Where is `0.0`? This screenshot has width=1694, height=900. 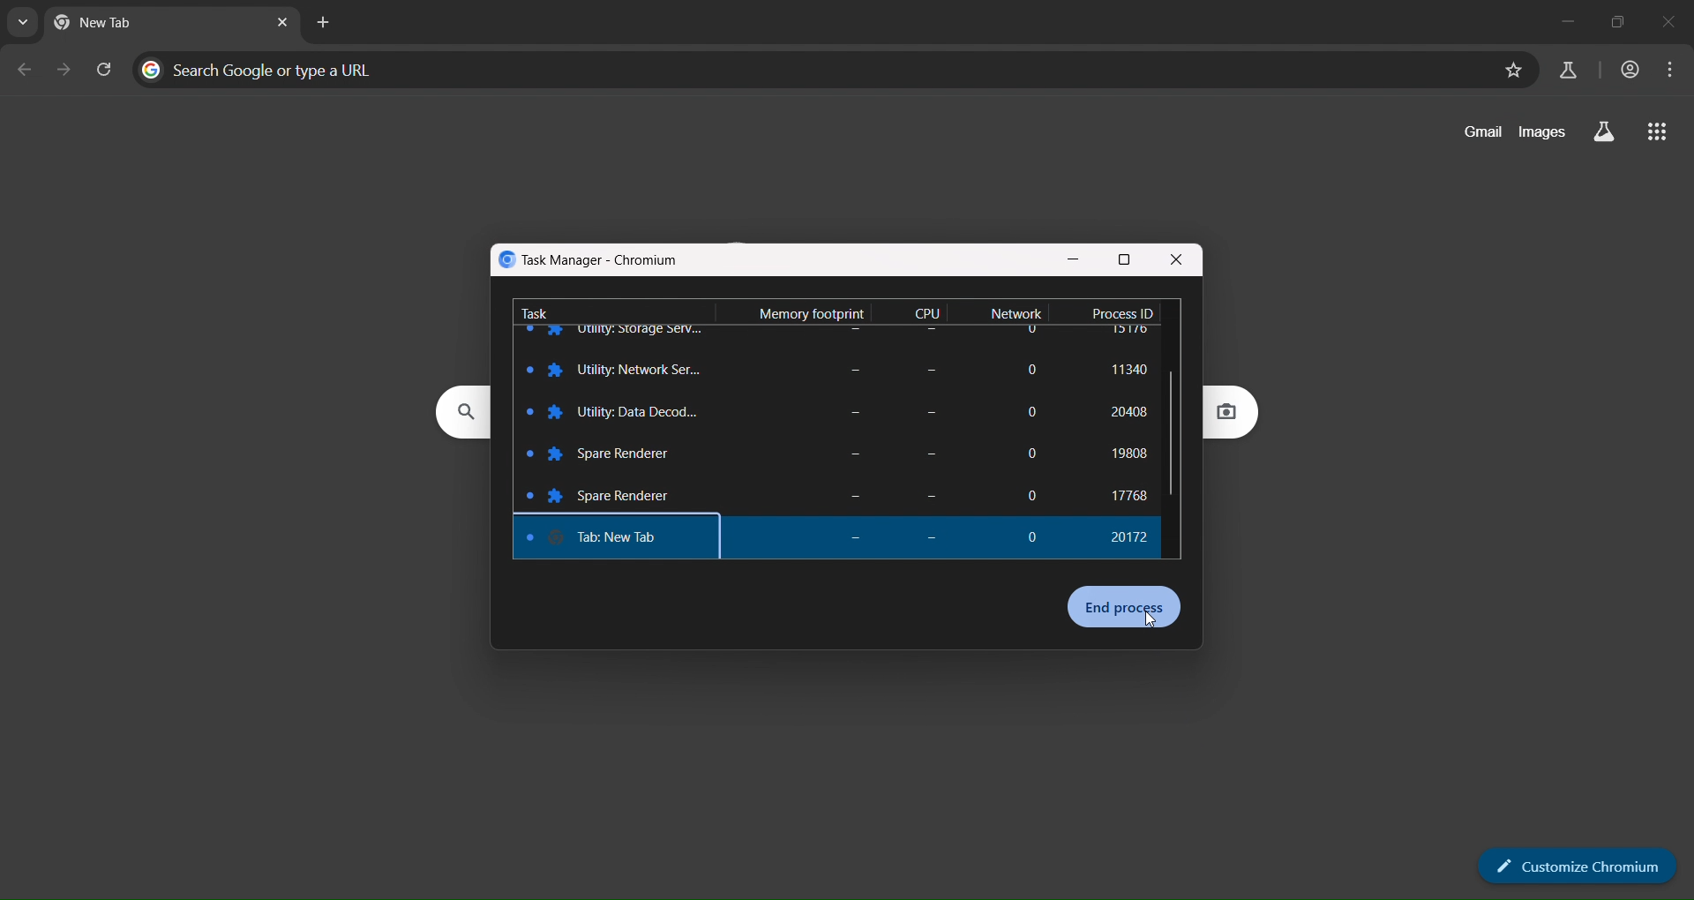
0.0 is located at coordinates (922, 494).